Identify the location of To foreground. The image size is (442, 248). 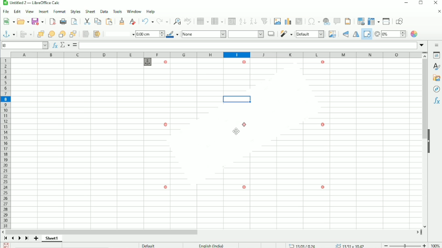
(86, 34).